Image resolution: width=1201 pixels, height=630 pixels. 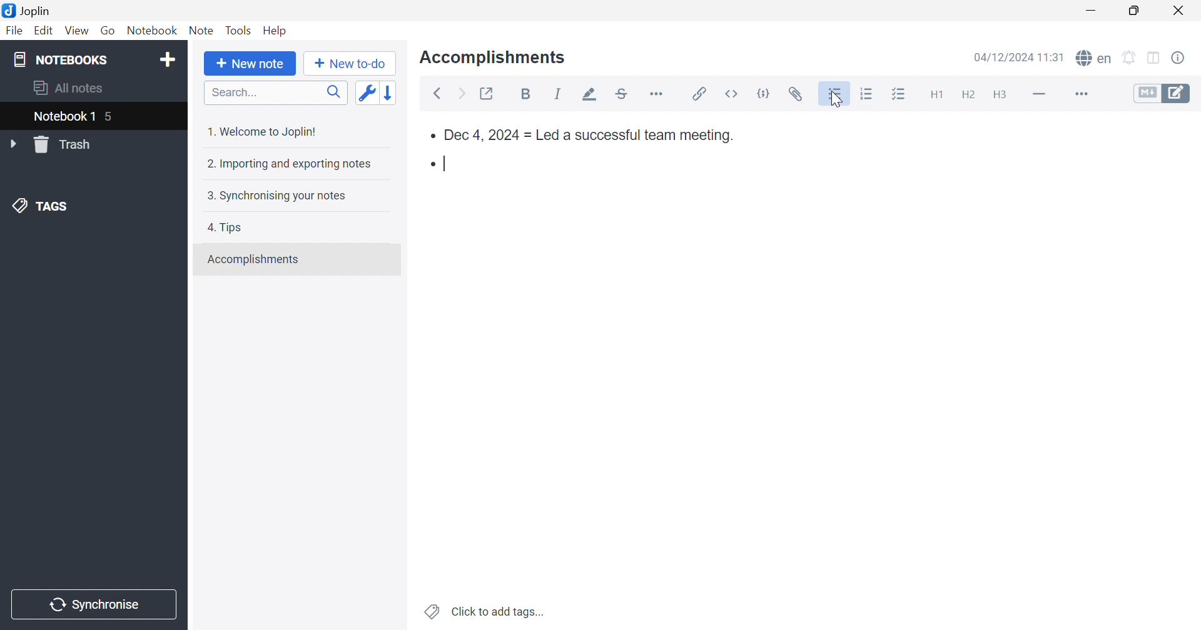 I want to click on Heading 2, so click(x=967, y=93).